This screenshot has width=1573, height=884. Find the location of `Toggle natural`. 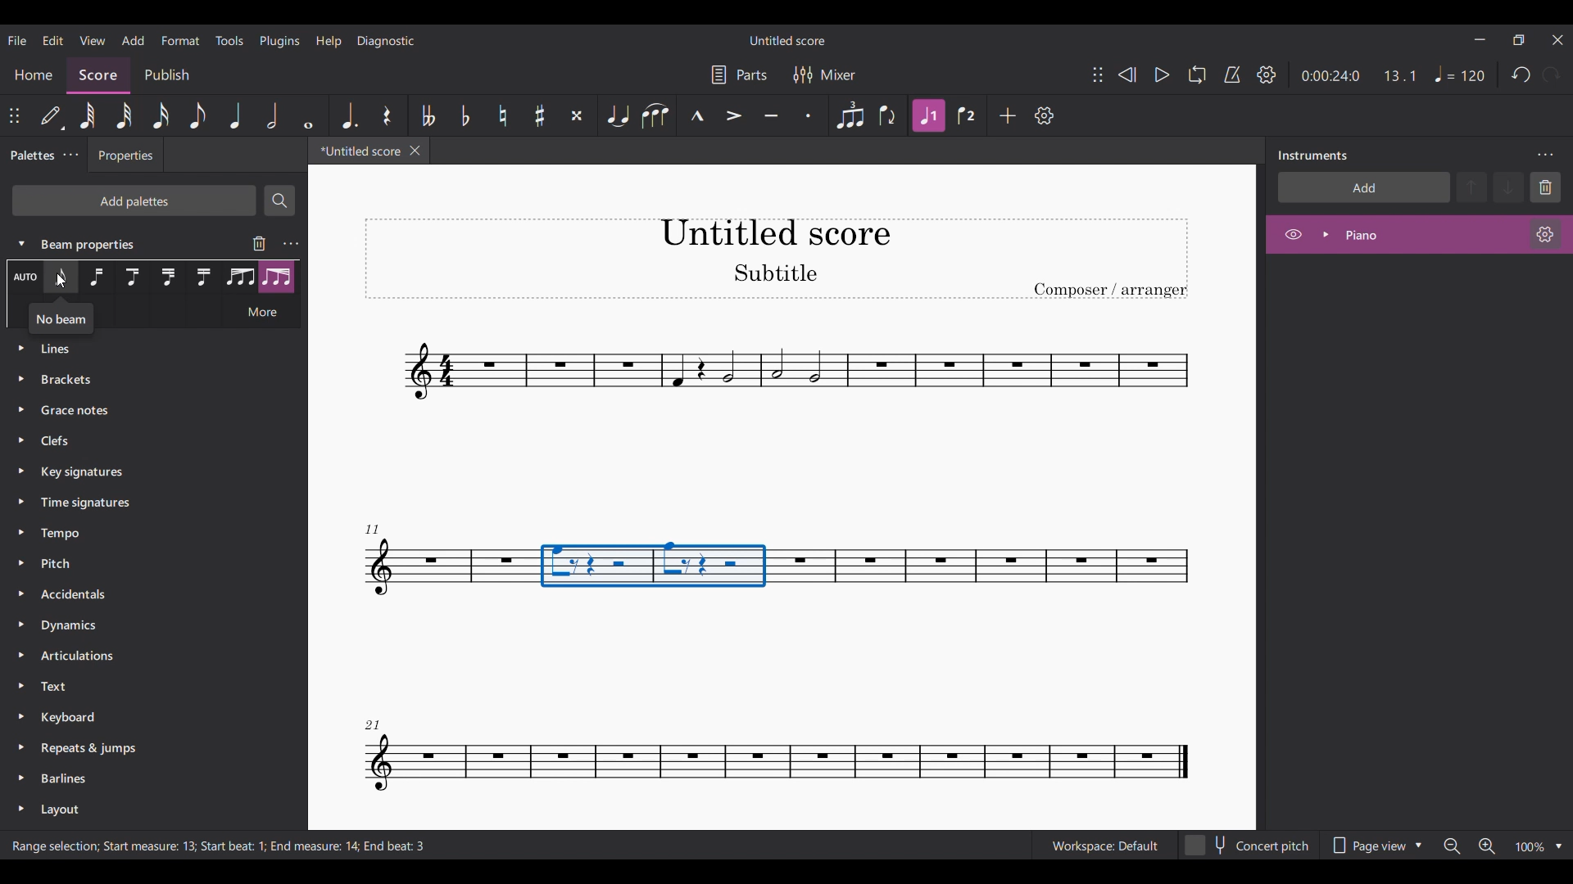

Toggle natural is located at coordinates (502, 115).